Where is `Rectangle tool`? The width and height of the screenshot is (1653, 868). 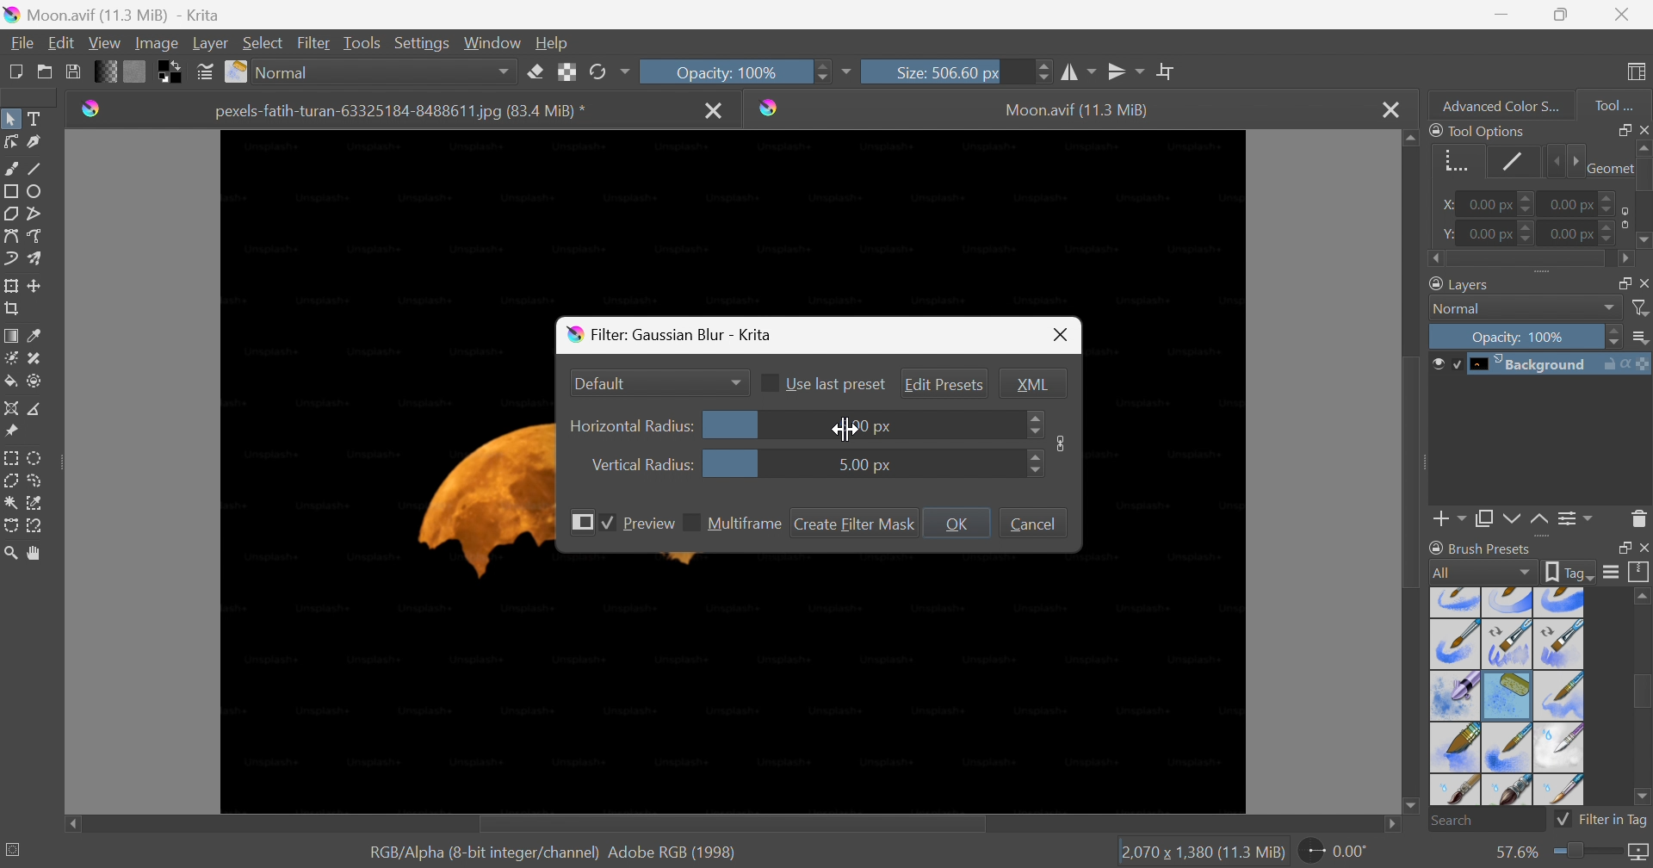 Rectangle tool is located at coordinates (10, 191).